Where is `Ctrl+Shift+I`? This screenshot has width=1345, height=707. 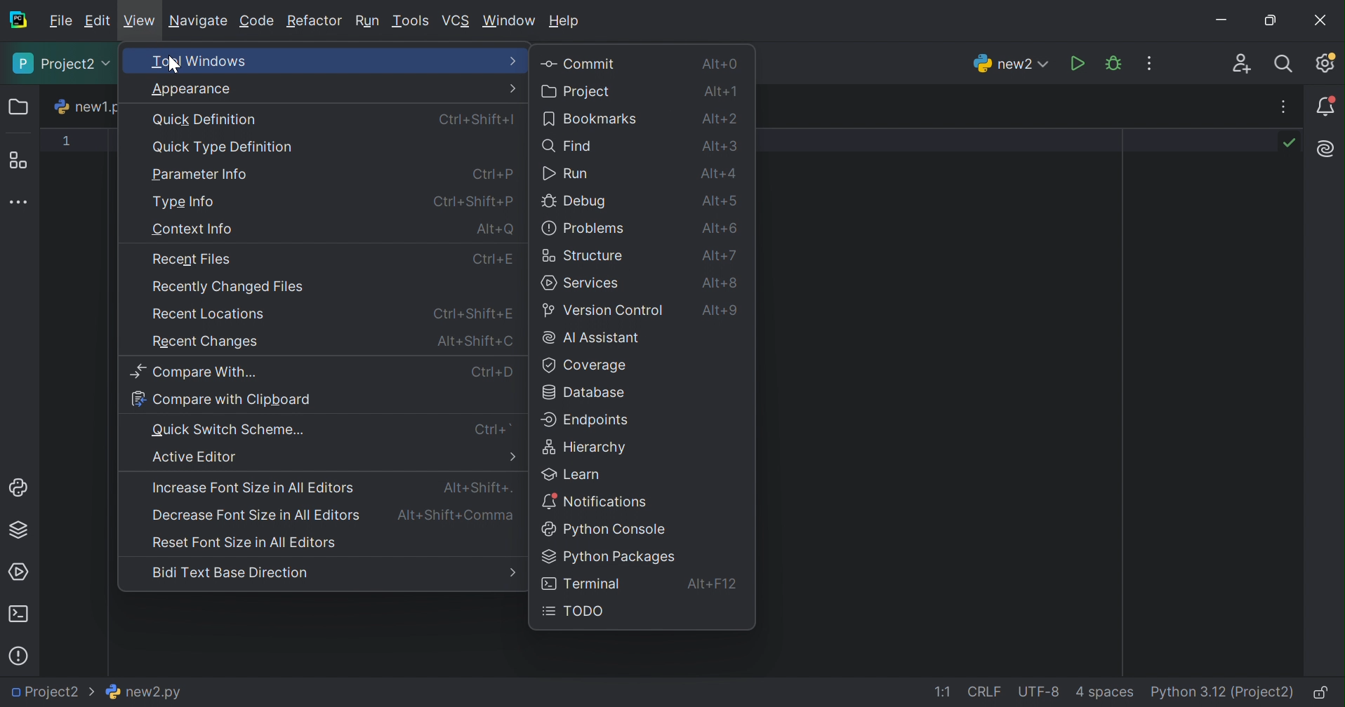 Ctrl+Shift+I is located at coordinates (479, 117).